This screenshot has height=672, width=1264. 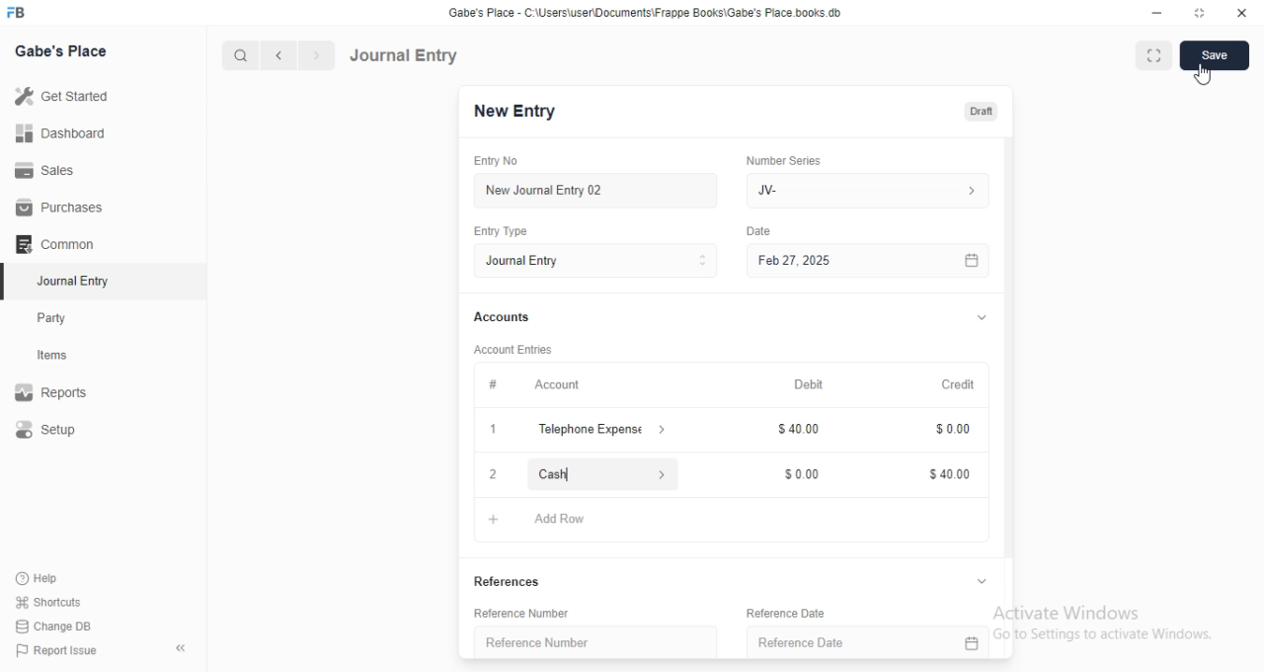 I want to click on Feb 27, 2025, so click(x=872, y=261).